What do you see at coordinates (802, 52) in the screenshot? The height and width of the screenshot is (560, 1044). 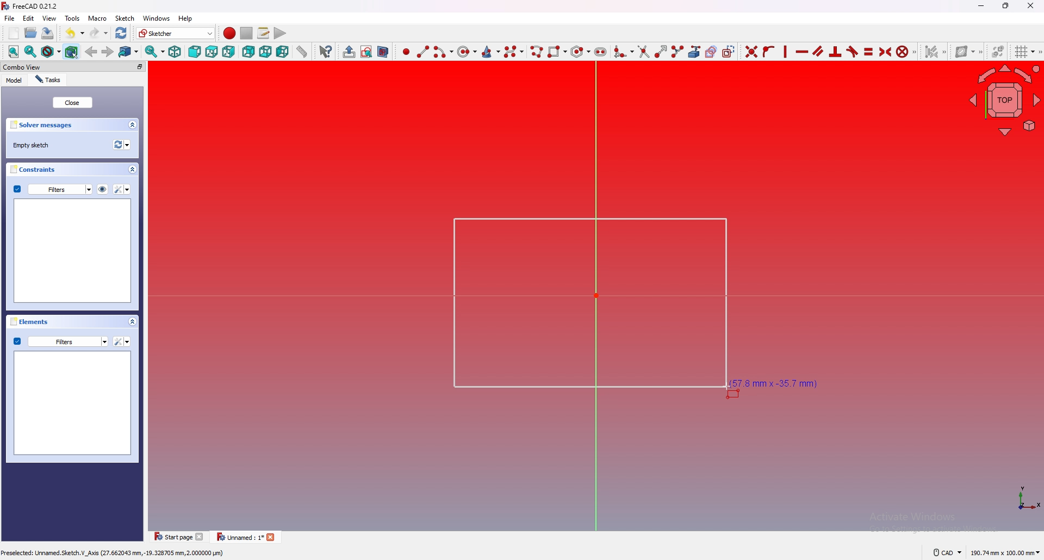 I see `constraint vertically` at bounding box center [802, 52].